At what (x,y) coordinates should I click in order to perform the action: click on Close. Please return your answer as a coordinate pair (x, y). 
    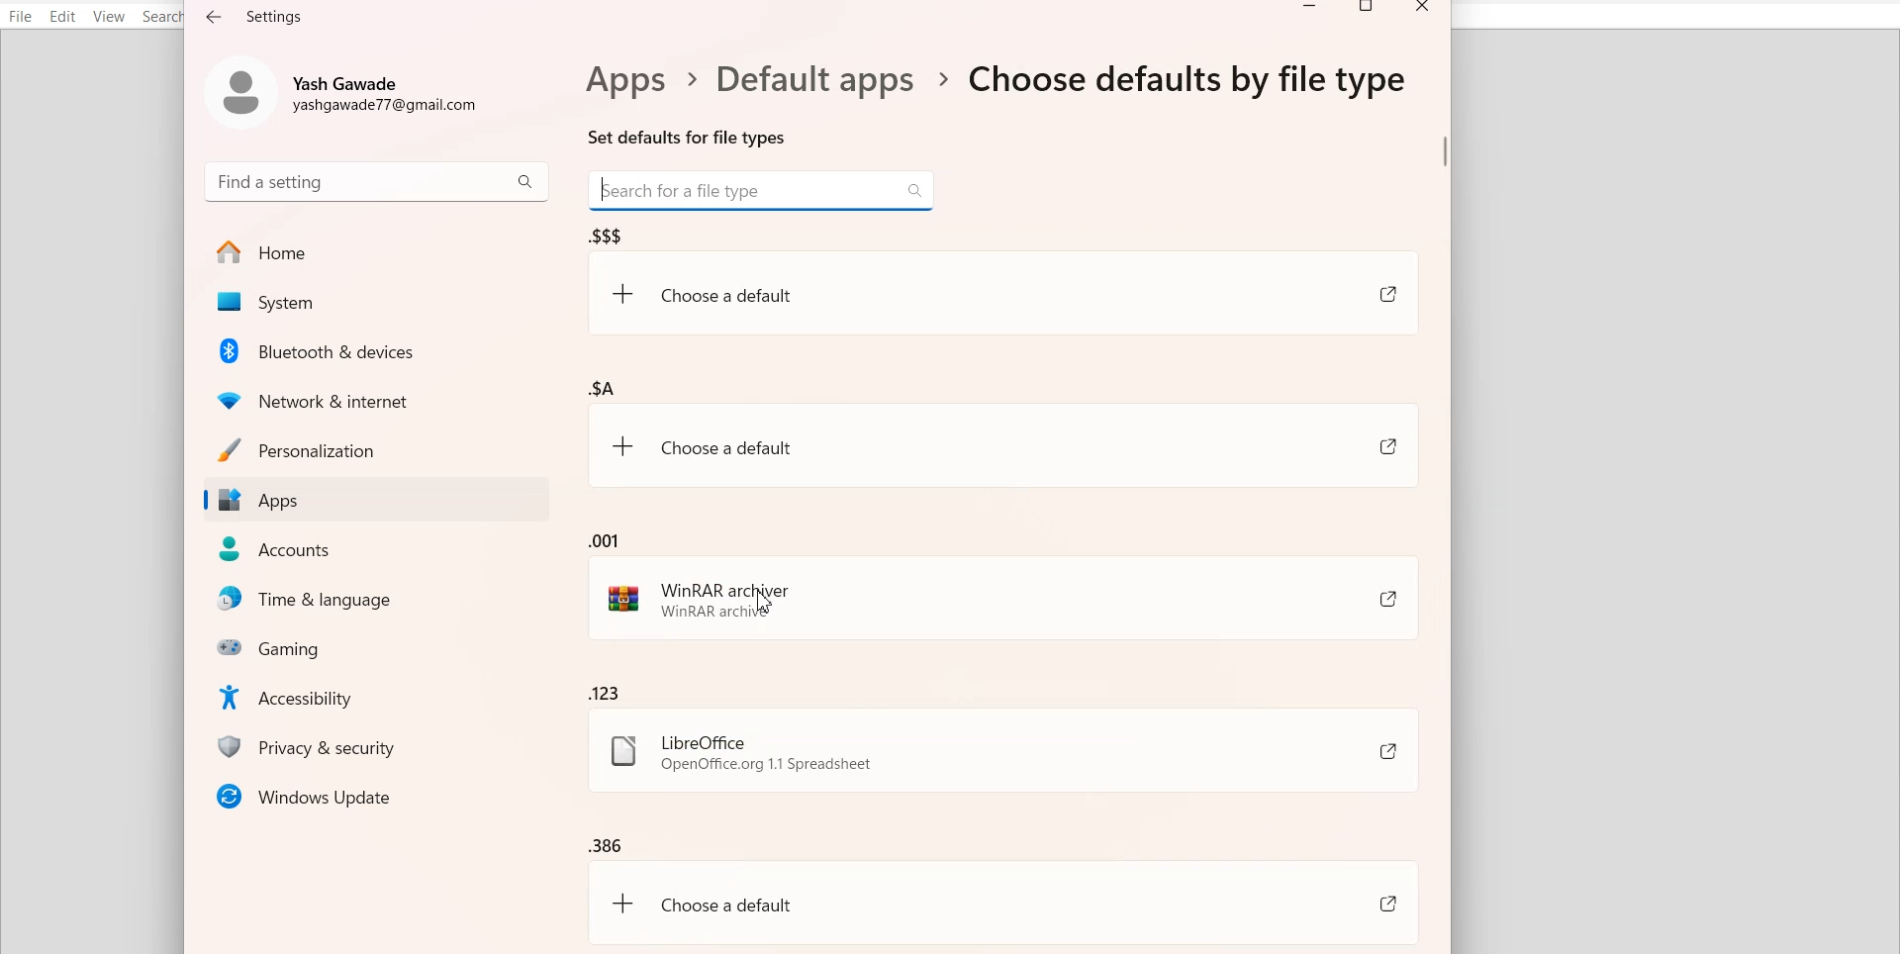
    Looking at the image, I should click on (1422, 10).